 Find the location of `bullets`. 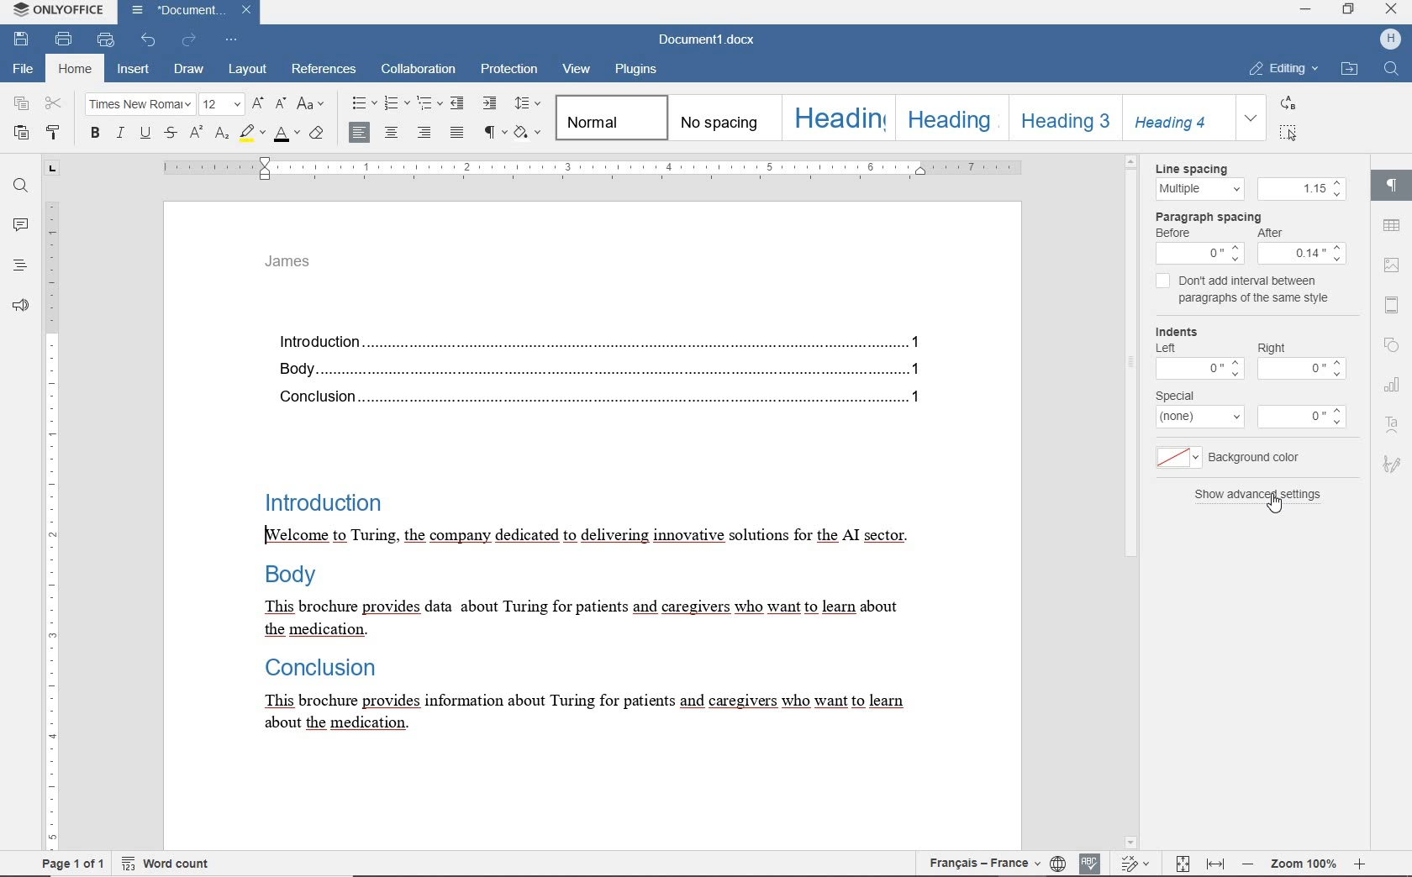

bullets is located at coordinates (364, 103).